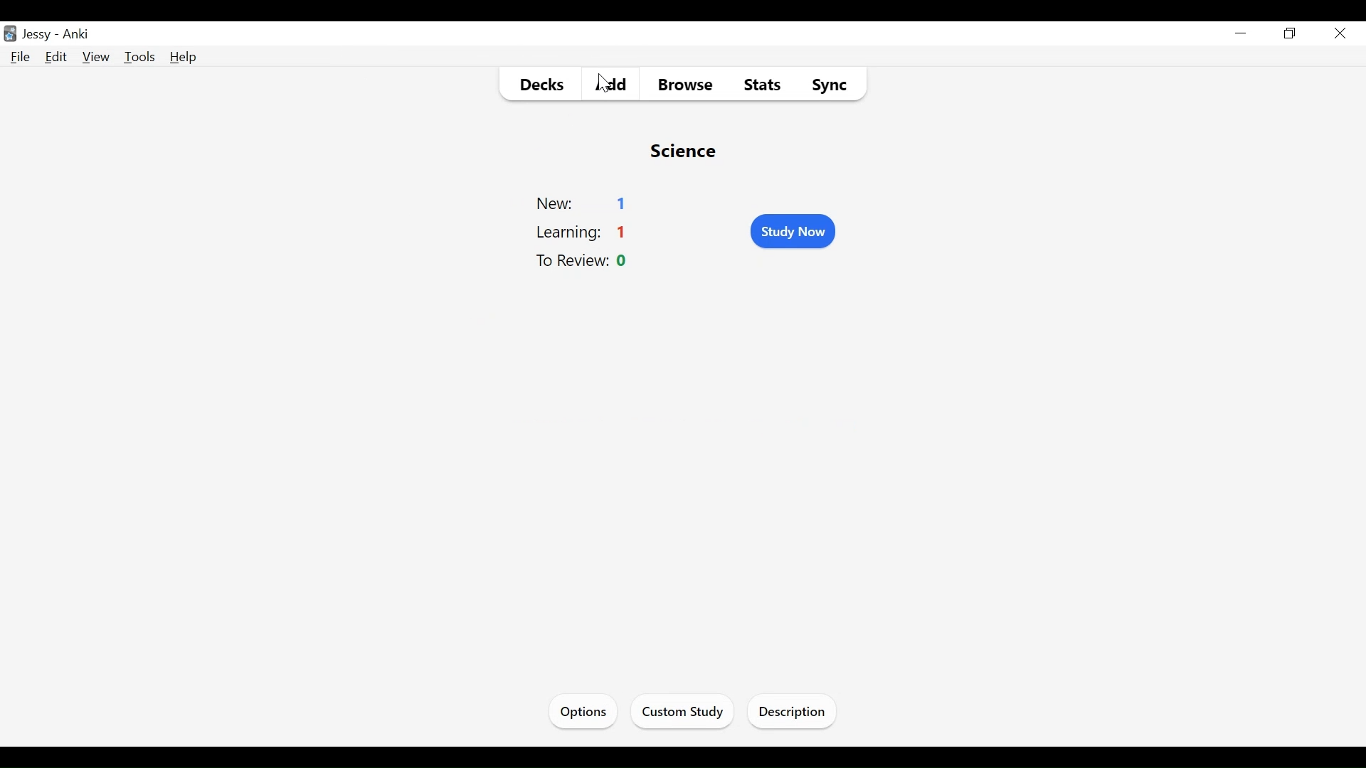 The width and height of the screenshot is (1366, 768). Describe the element at coordinates (583, 261) in the screenshot. I see `To Review Count` at that location.